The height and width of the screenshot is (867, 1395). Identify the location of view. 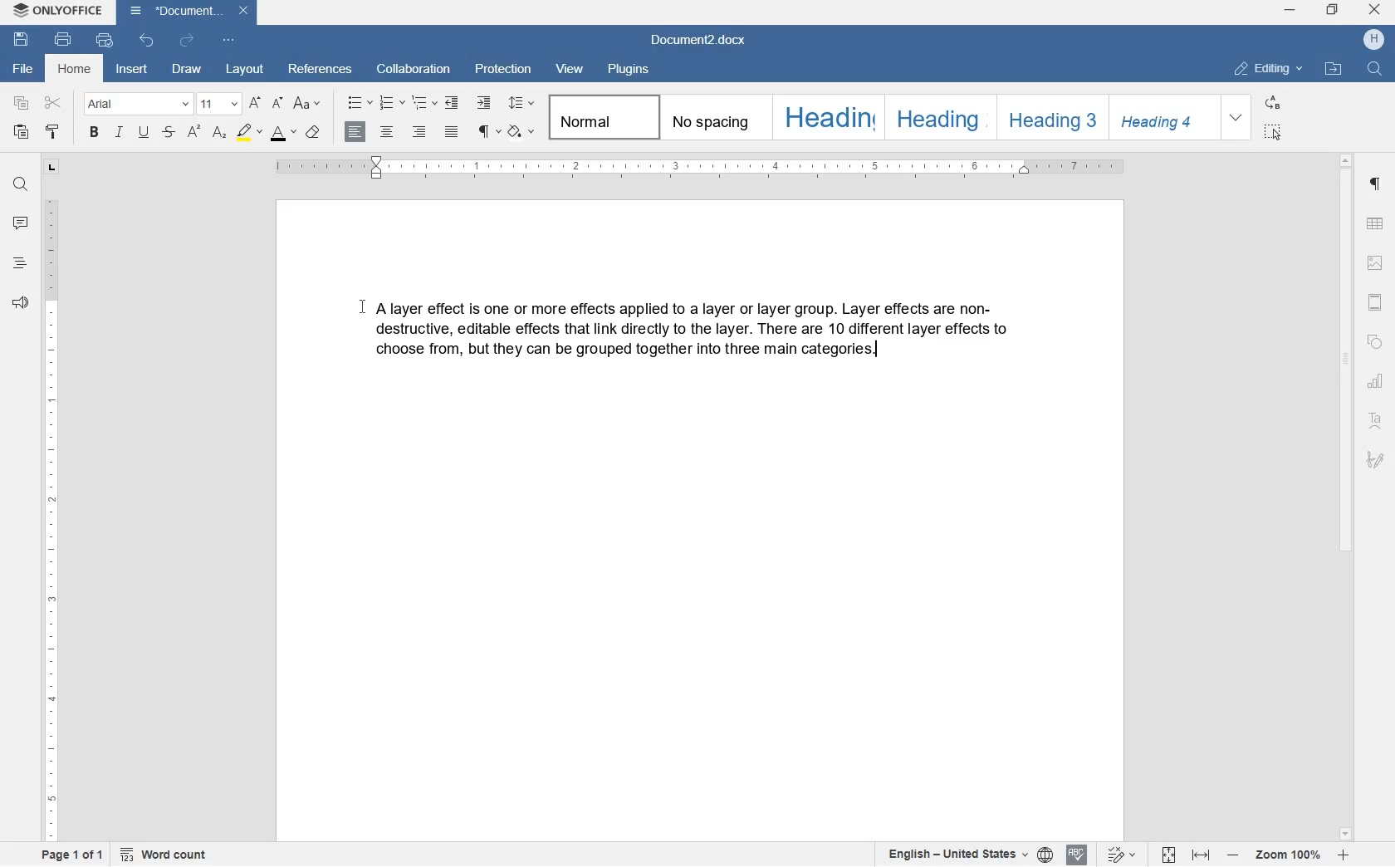
(570, 71).